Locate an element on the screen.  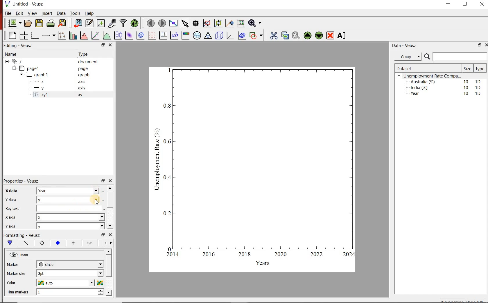
polar graph is located at coordinates (197, 36).